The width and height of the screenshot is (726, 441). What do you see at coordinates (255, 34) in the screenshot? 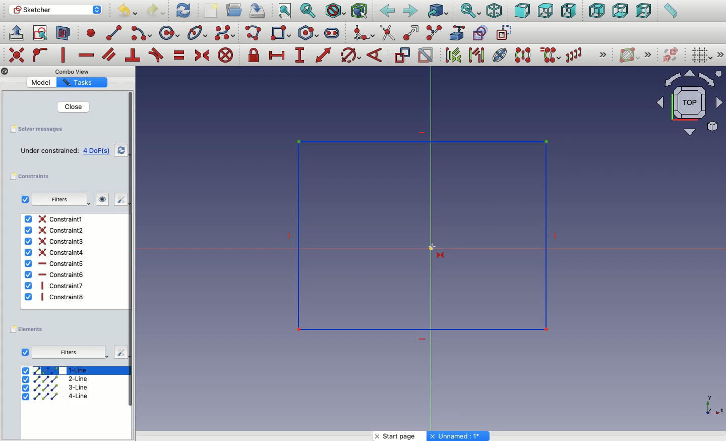
I see `Polyline` at bounding box center [255, 34].